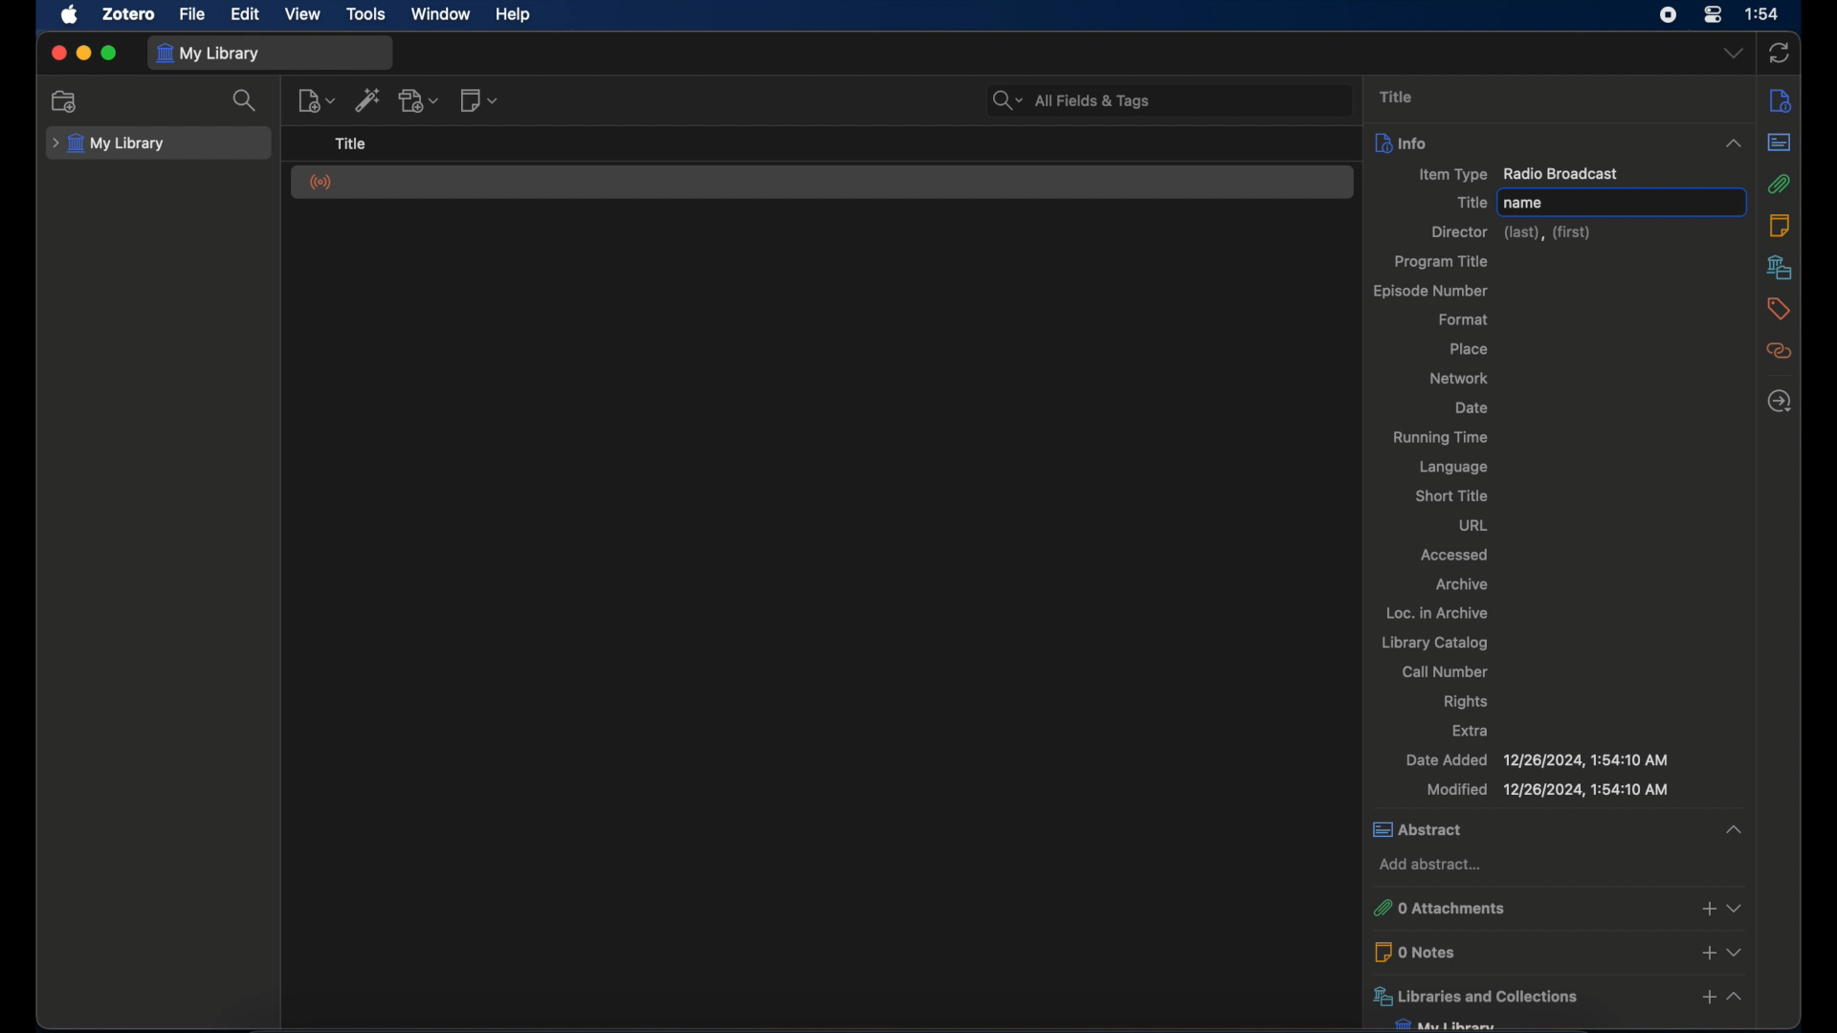 This screenshot has height=1033, width=1837. Describe the element at coordinates (246, 14) in the screenshot. I see `edit` at that location.